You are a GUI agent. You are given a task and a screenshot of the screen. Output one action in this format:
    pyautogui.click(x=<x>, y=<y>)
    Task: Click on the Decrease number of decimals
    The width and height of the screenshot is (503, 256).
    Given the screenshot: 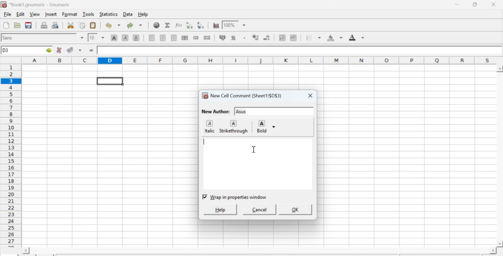 What is the action you would take?
    pyautogui.click(x=266, y=38)
    